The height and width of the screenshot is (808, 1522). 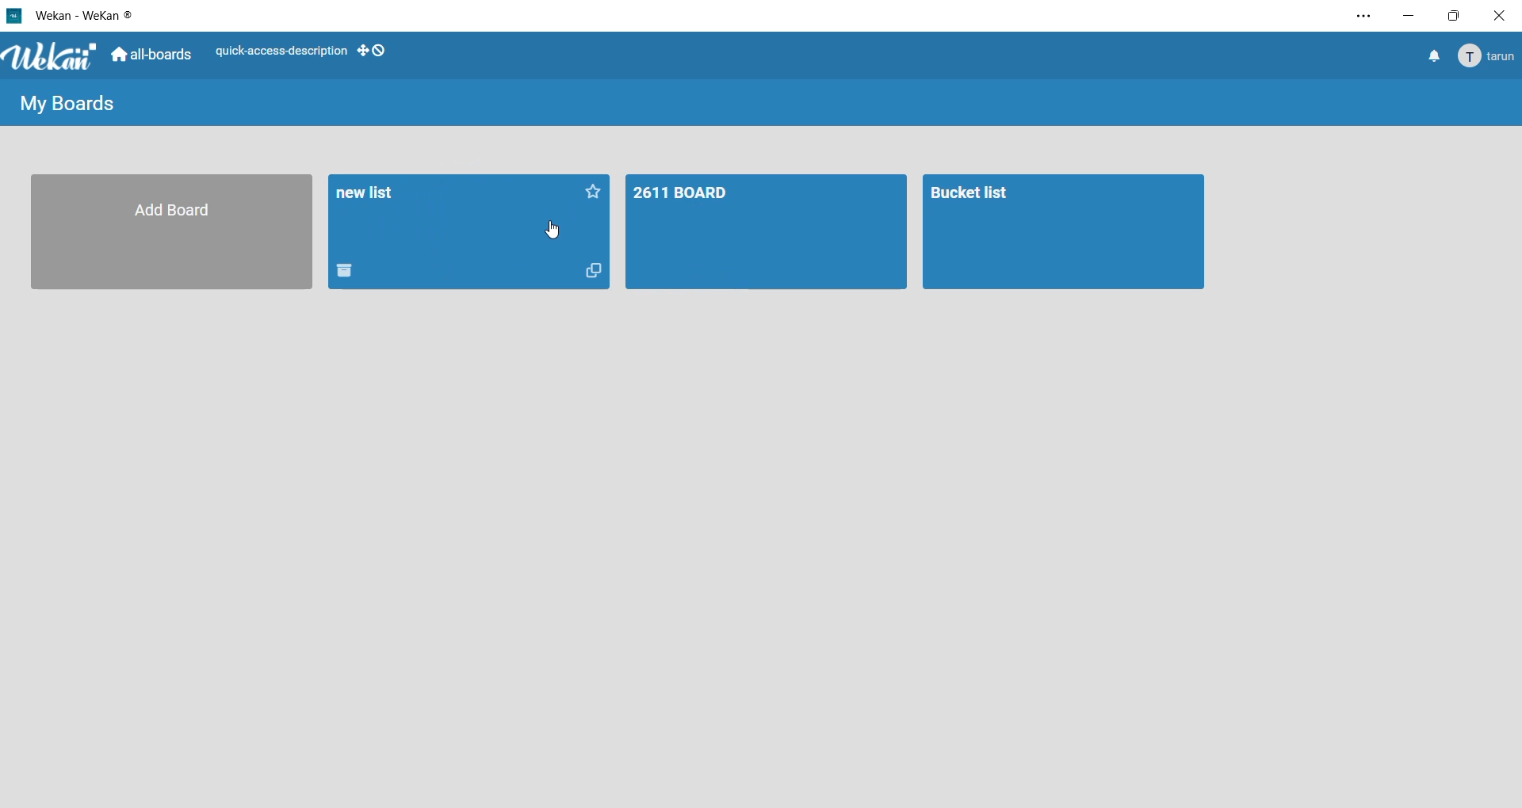 I want to click on board 1, so click(x=766, y=234).